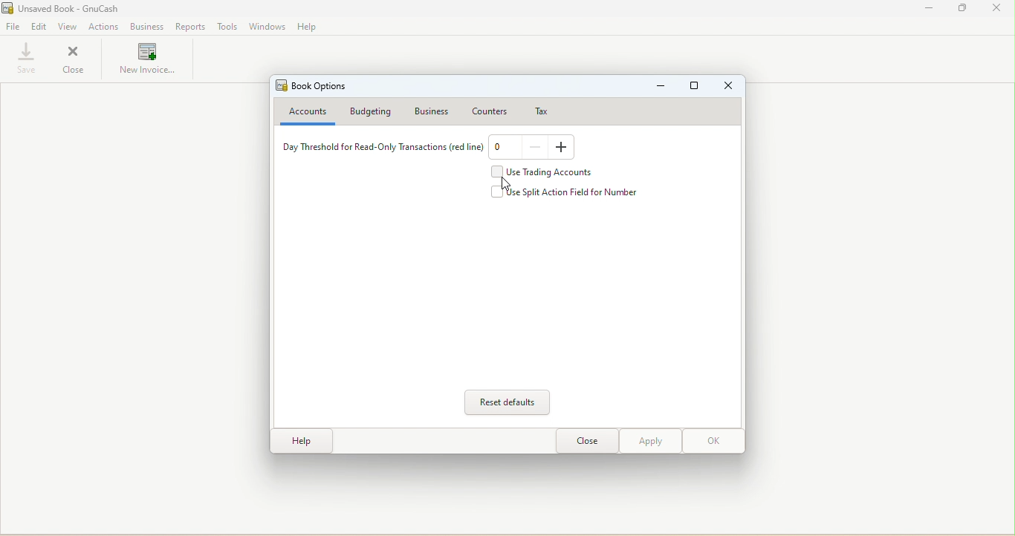 The image size is (1015, 536). What do you see at coordinates (23, 58) in the screenshot?
I see `Save` at bounding box center [23, 58].